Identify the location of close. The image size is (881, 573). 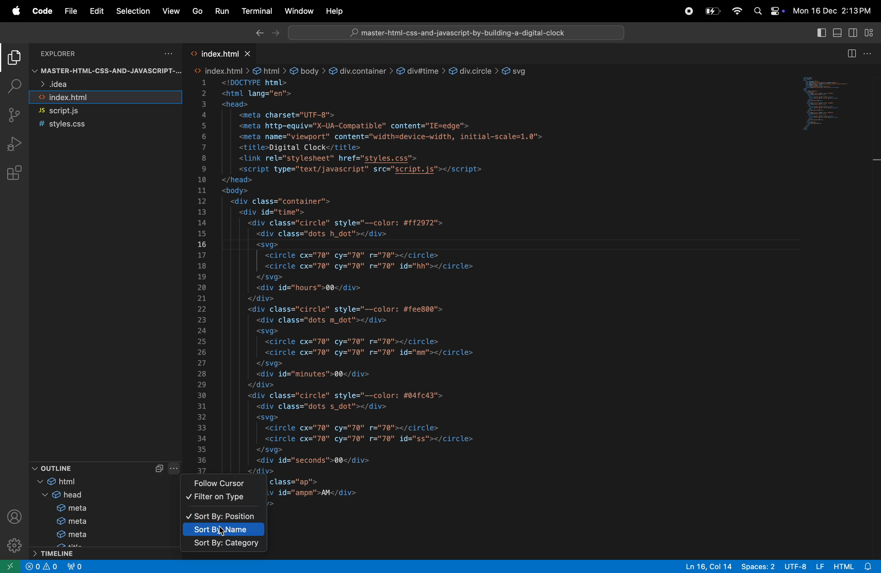
(32, 566).